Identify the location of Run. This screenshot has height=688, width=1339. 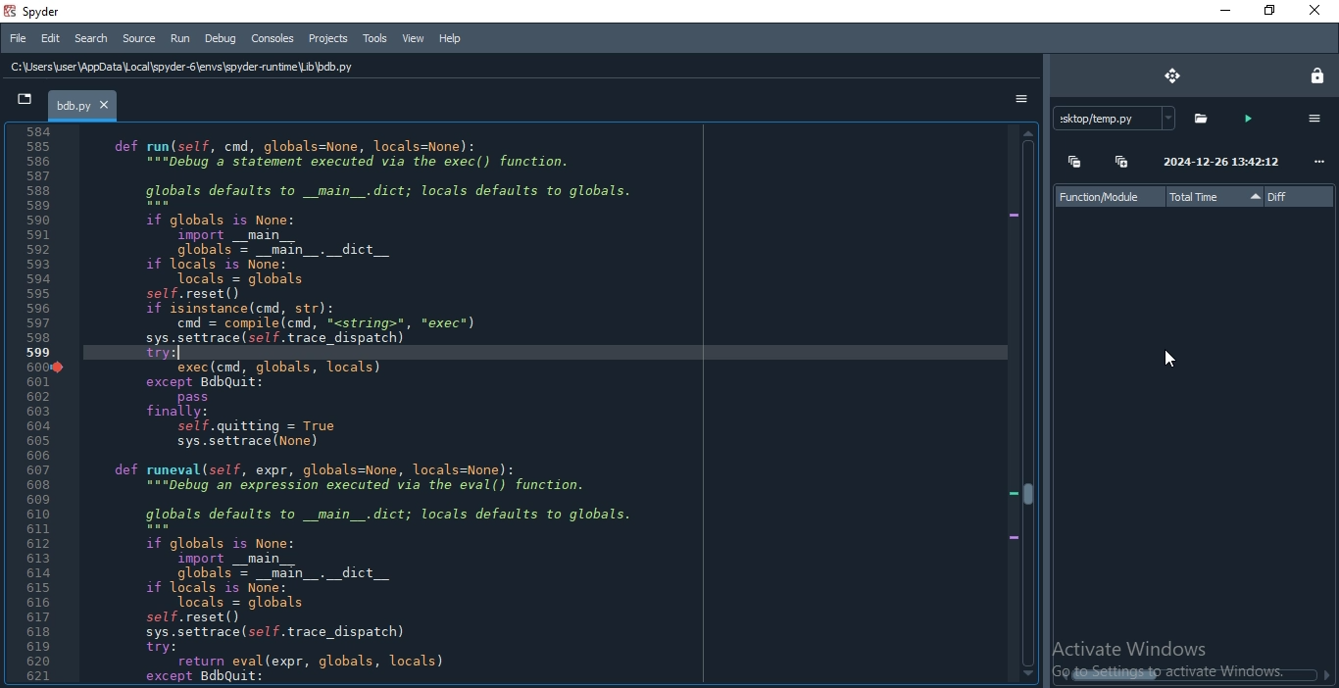
(180, 39).